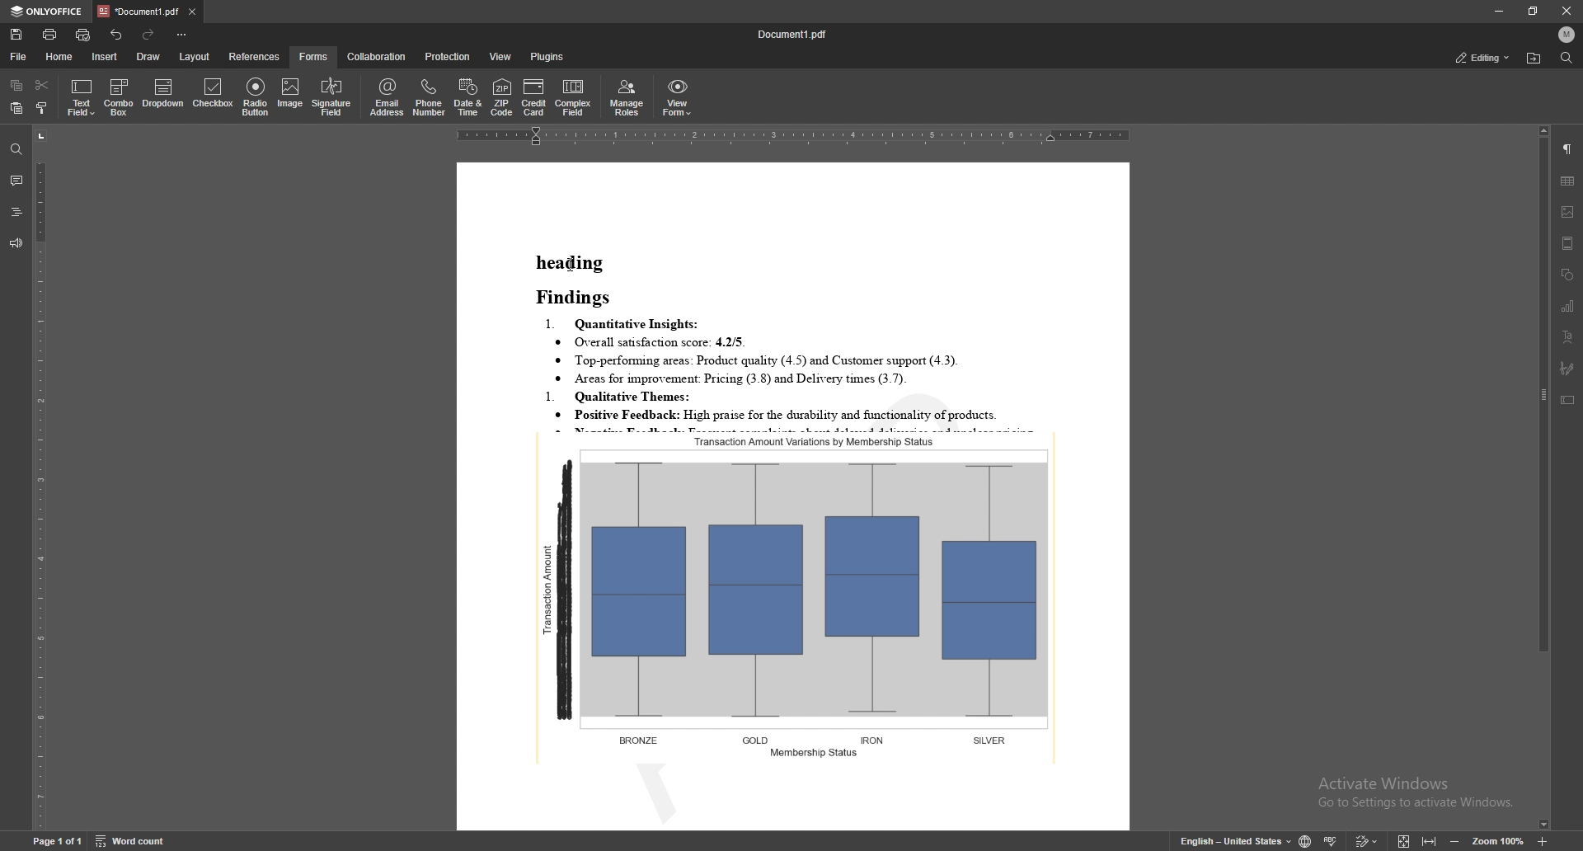 This screenshot has width=1583, height=851. I want to click on layout, so click(195, 57).